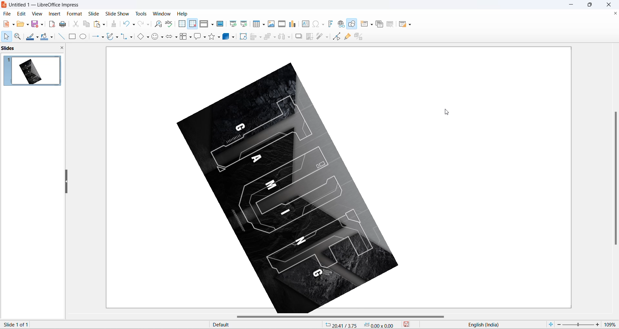 The height and width of the screenshot is (329, 619). Describe the element at coordinates (260, 37) in the screenshot. I see `align options` at that location.